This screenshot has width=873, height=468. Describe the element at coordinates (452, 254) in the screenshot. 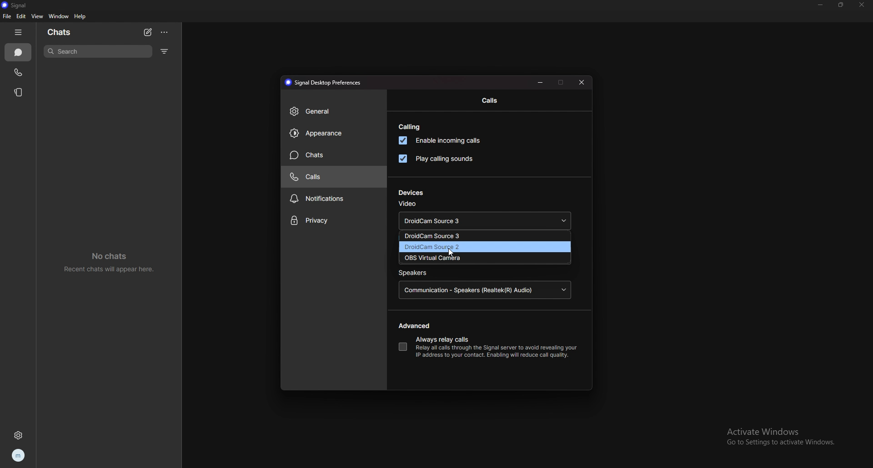

I see `cursor` at that location.